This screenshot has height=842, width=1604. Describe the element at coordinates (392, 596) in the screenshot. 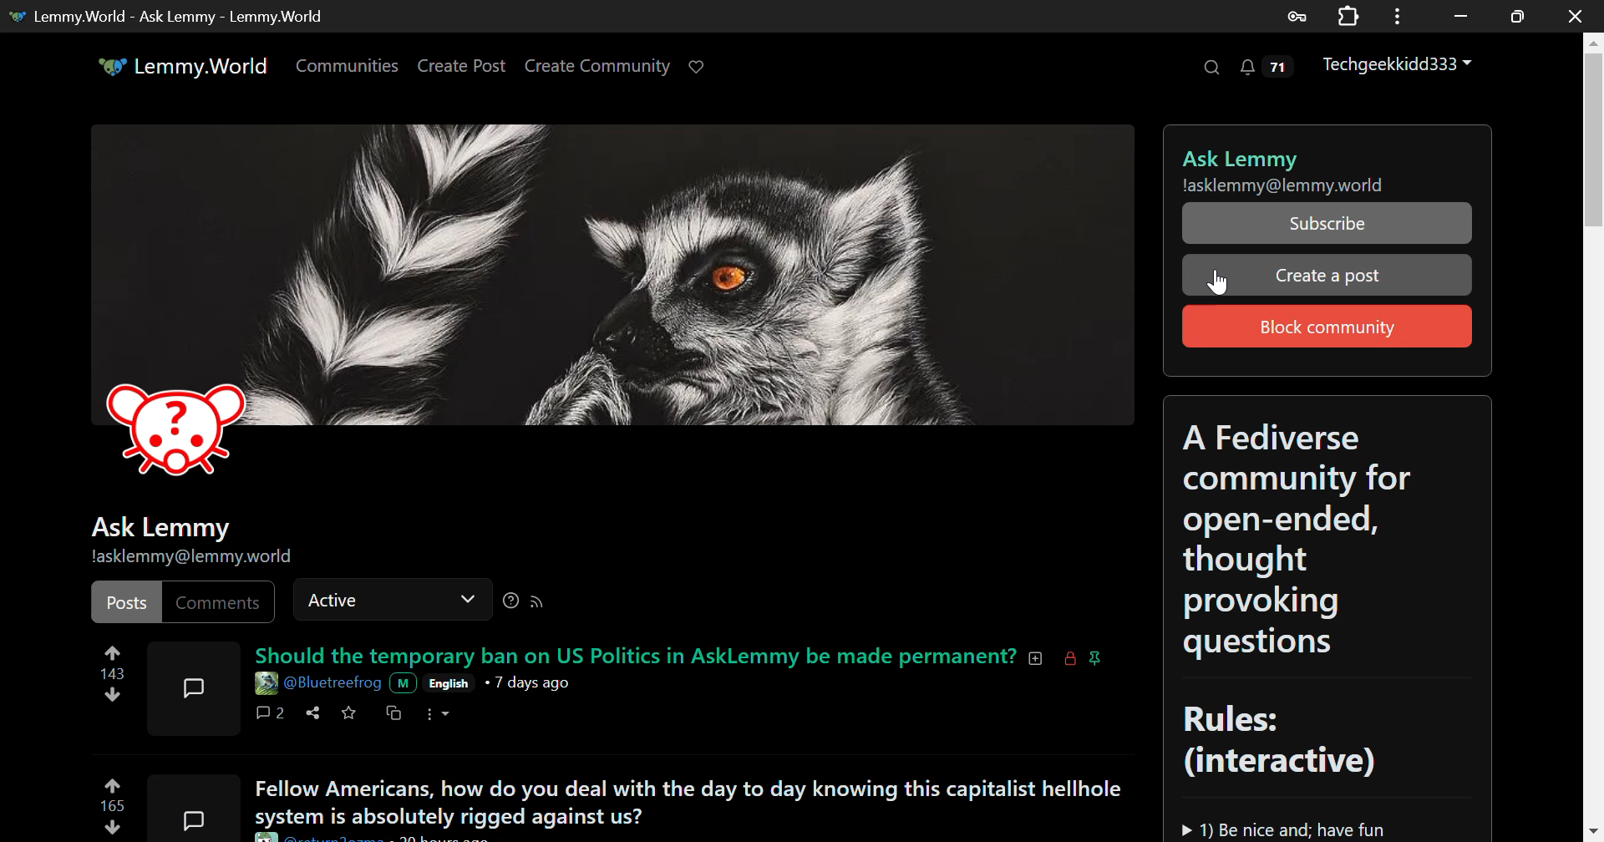

I see `Status Bar Filter` at that location.